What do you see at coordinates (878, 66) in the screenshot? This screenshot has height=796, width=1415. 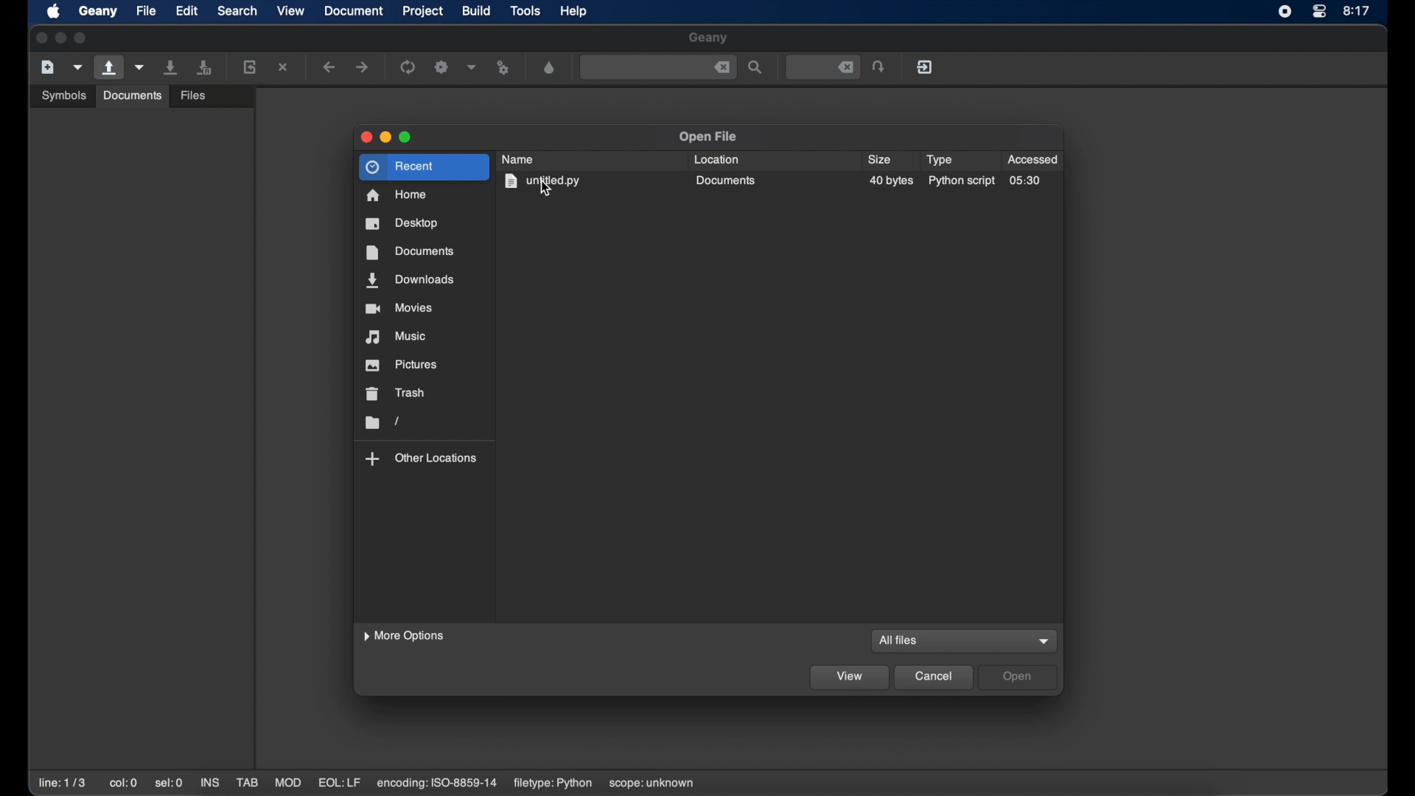 I see `jump to the entered line number` at bounding box center [878, 66].